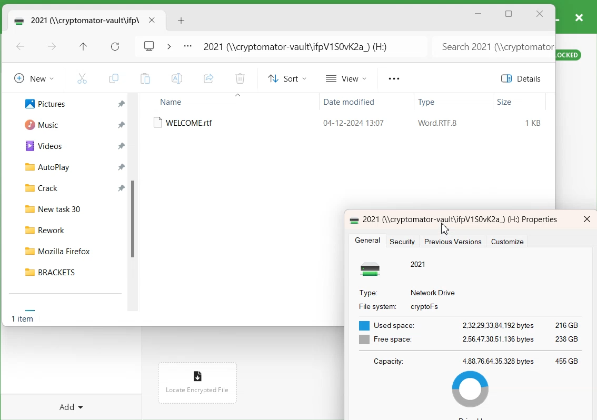 This screenshot has height=420, width=597. Describe the element at coordinates (299, 46) in the screenshot. I see `Path Address` at that location.